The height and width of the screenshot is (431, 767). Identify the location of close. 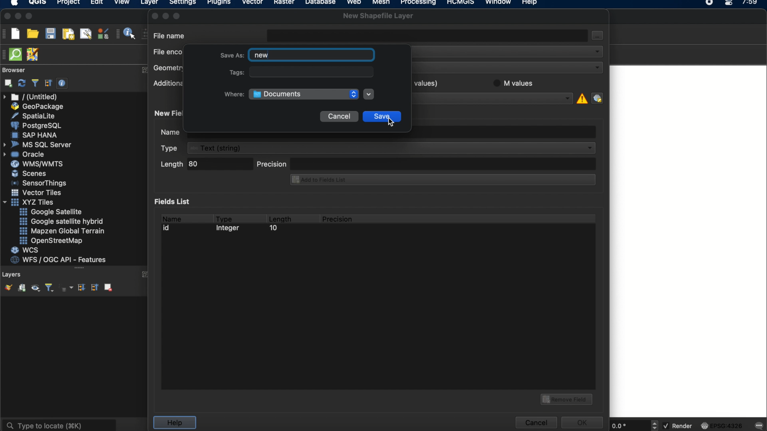
(154, 16).